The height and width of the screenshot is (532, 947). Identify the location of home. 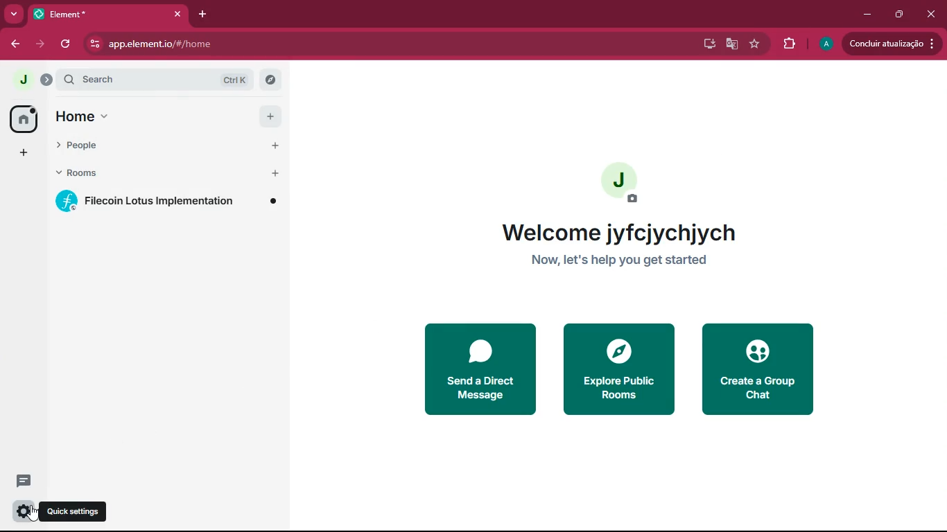
(153, 118).